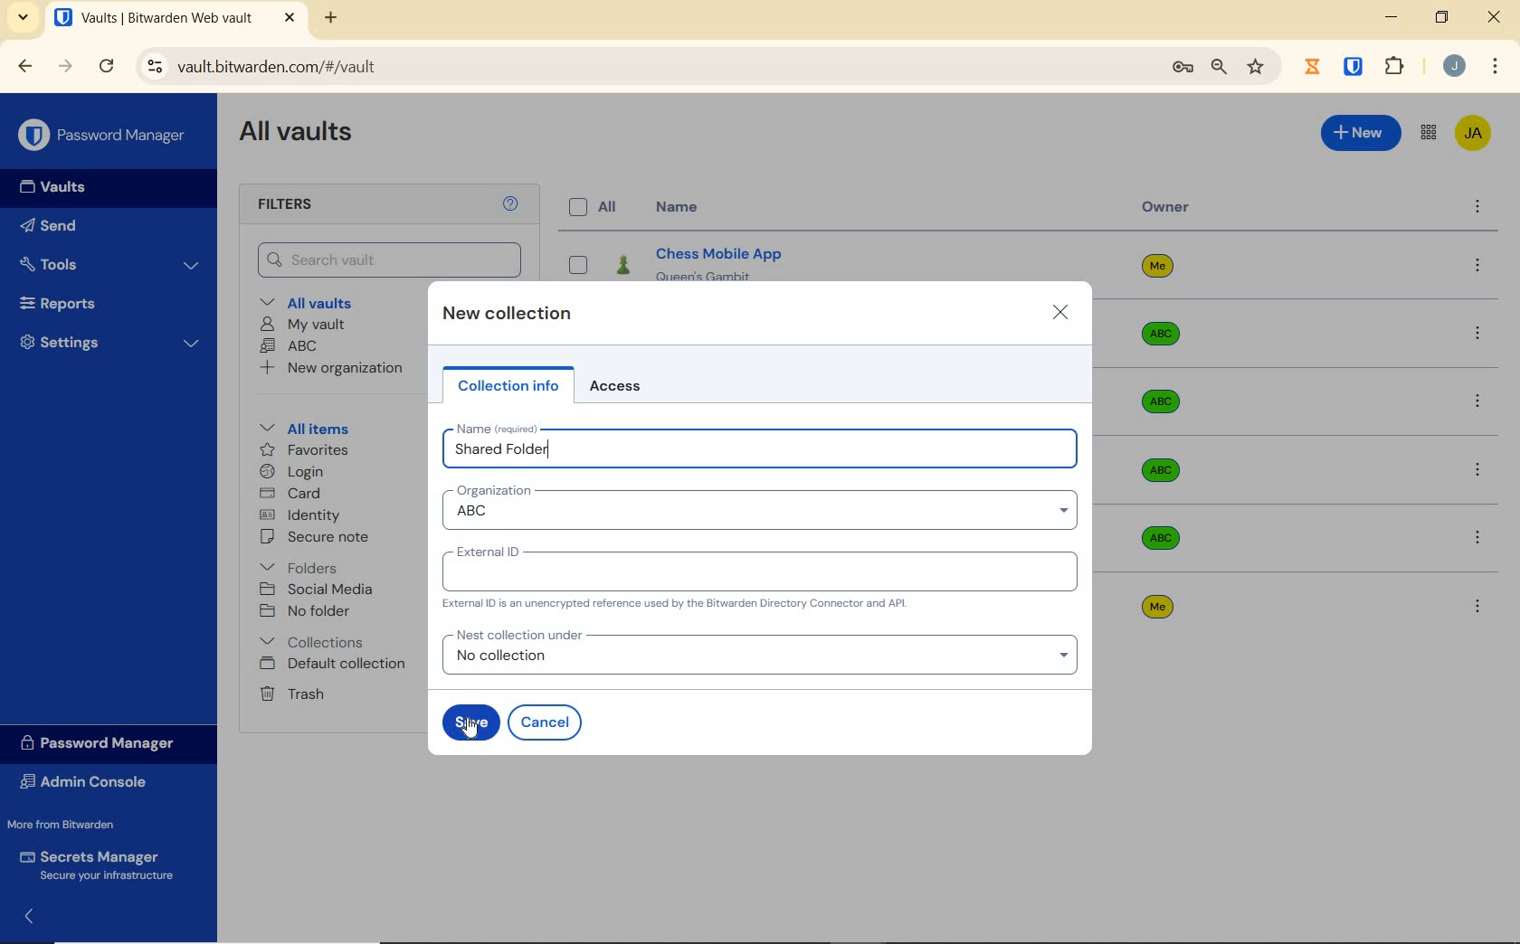 The image size is (1520, 944). What do you see at coordinates (760, 661) in the screenshot?
I see `select nest collection` at bounding box center [760, 661].